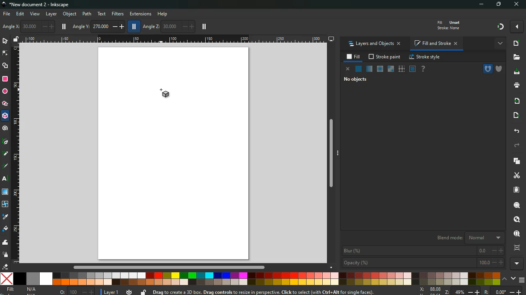 The image size is (526, 295). What do you see at coordinates (515, 101) in the screenshot?
I see `receive` at bounding box center [515, 101].